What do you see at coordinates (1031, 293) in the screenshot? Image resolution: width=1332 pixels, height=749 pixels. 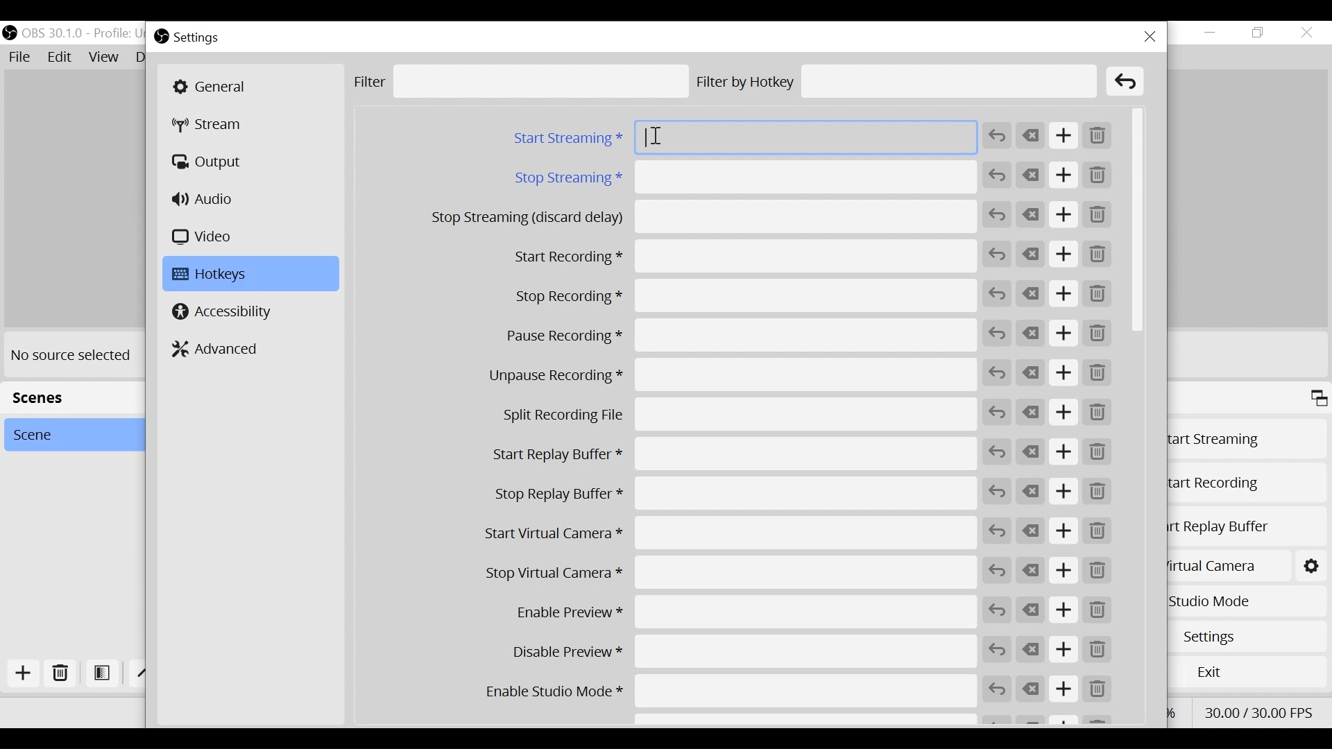 I see `Clear` at bounding box center [1031, 293].